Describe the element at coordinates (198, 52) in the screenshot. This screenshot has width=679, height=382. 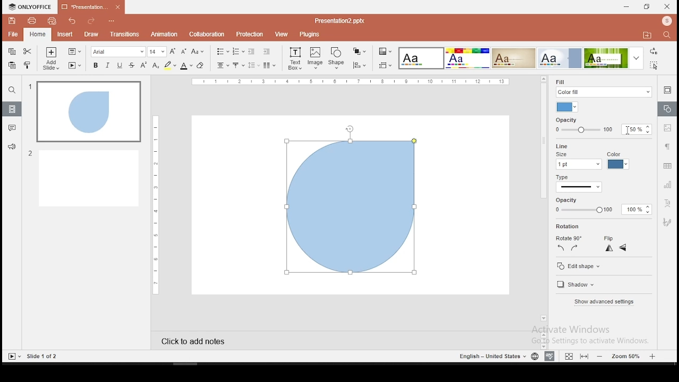
I see `change case` at that location.